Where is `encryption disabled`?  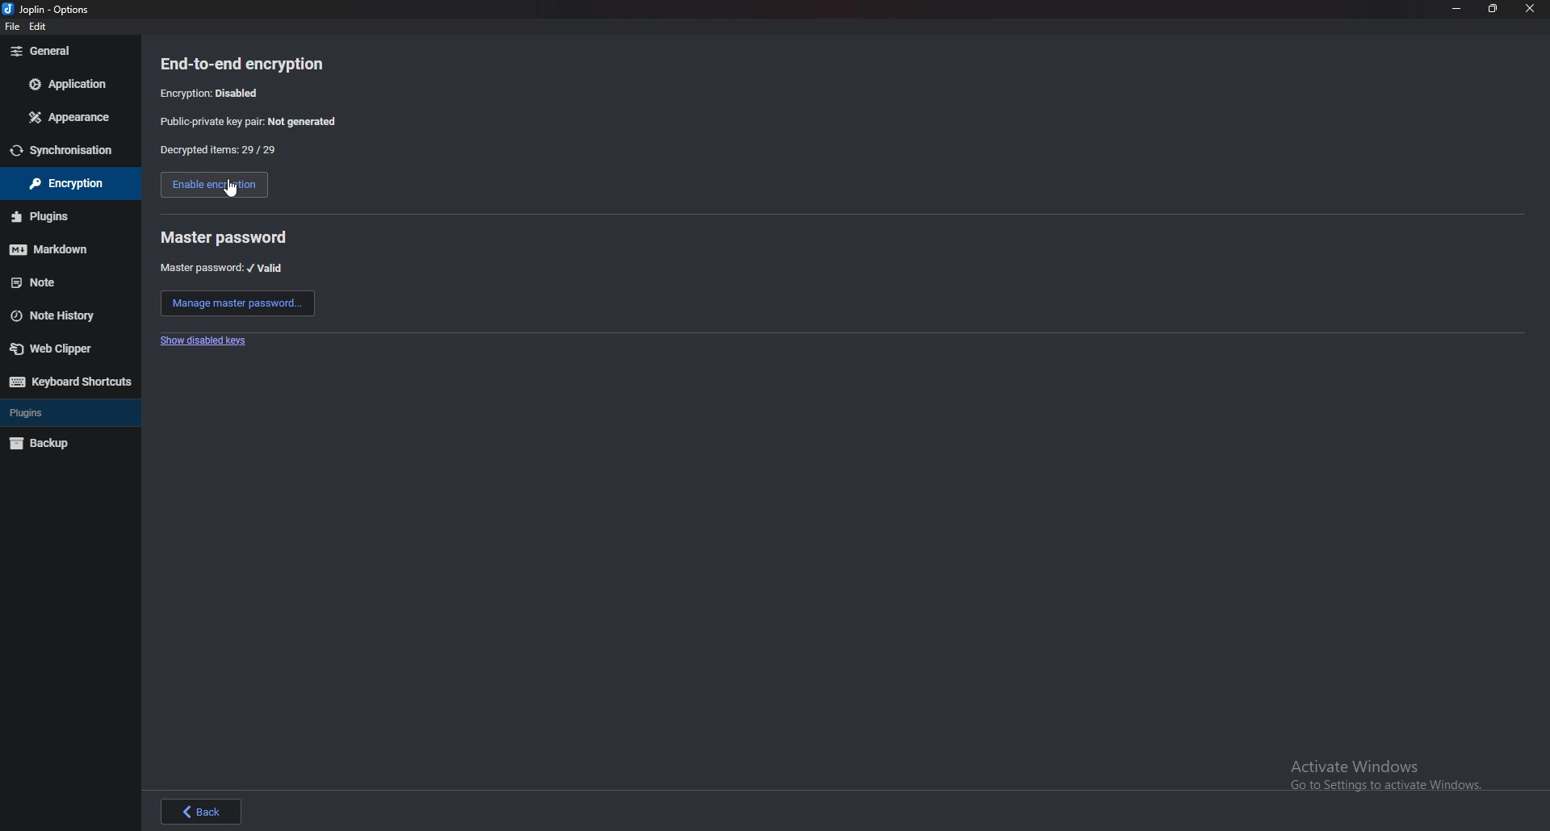
encryption disabled is located at coordinates (214, 93).